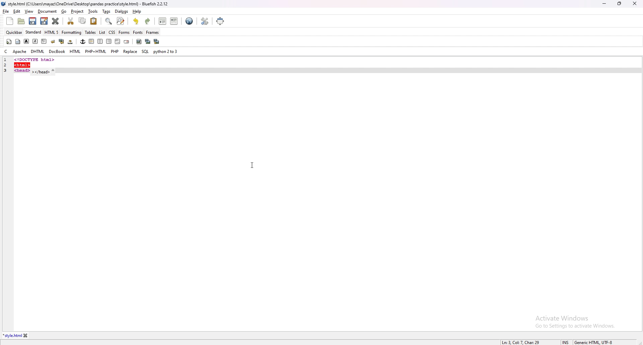 The height and width of the screenshot is (345, 643). What do you see at coordinates (35, 41) in the screenshot?
I see `italic` at bounding box center [35, 41].